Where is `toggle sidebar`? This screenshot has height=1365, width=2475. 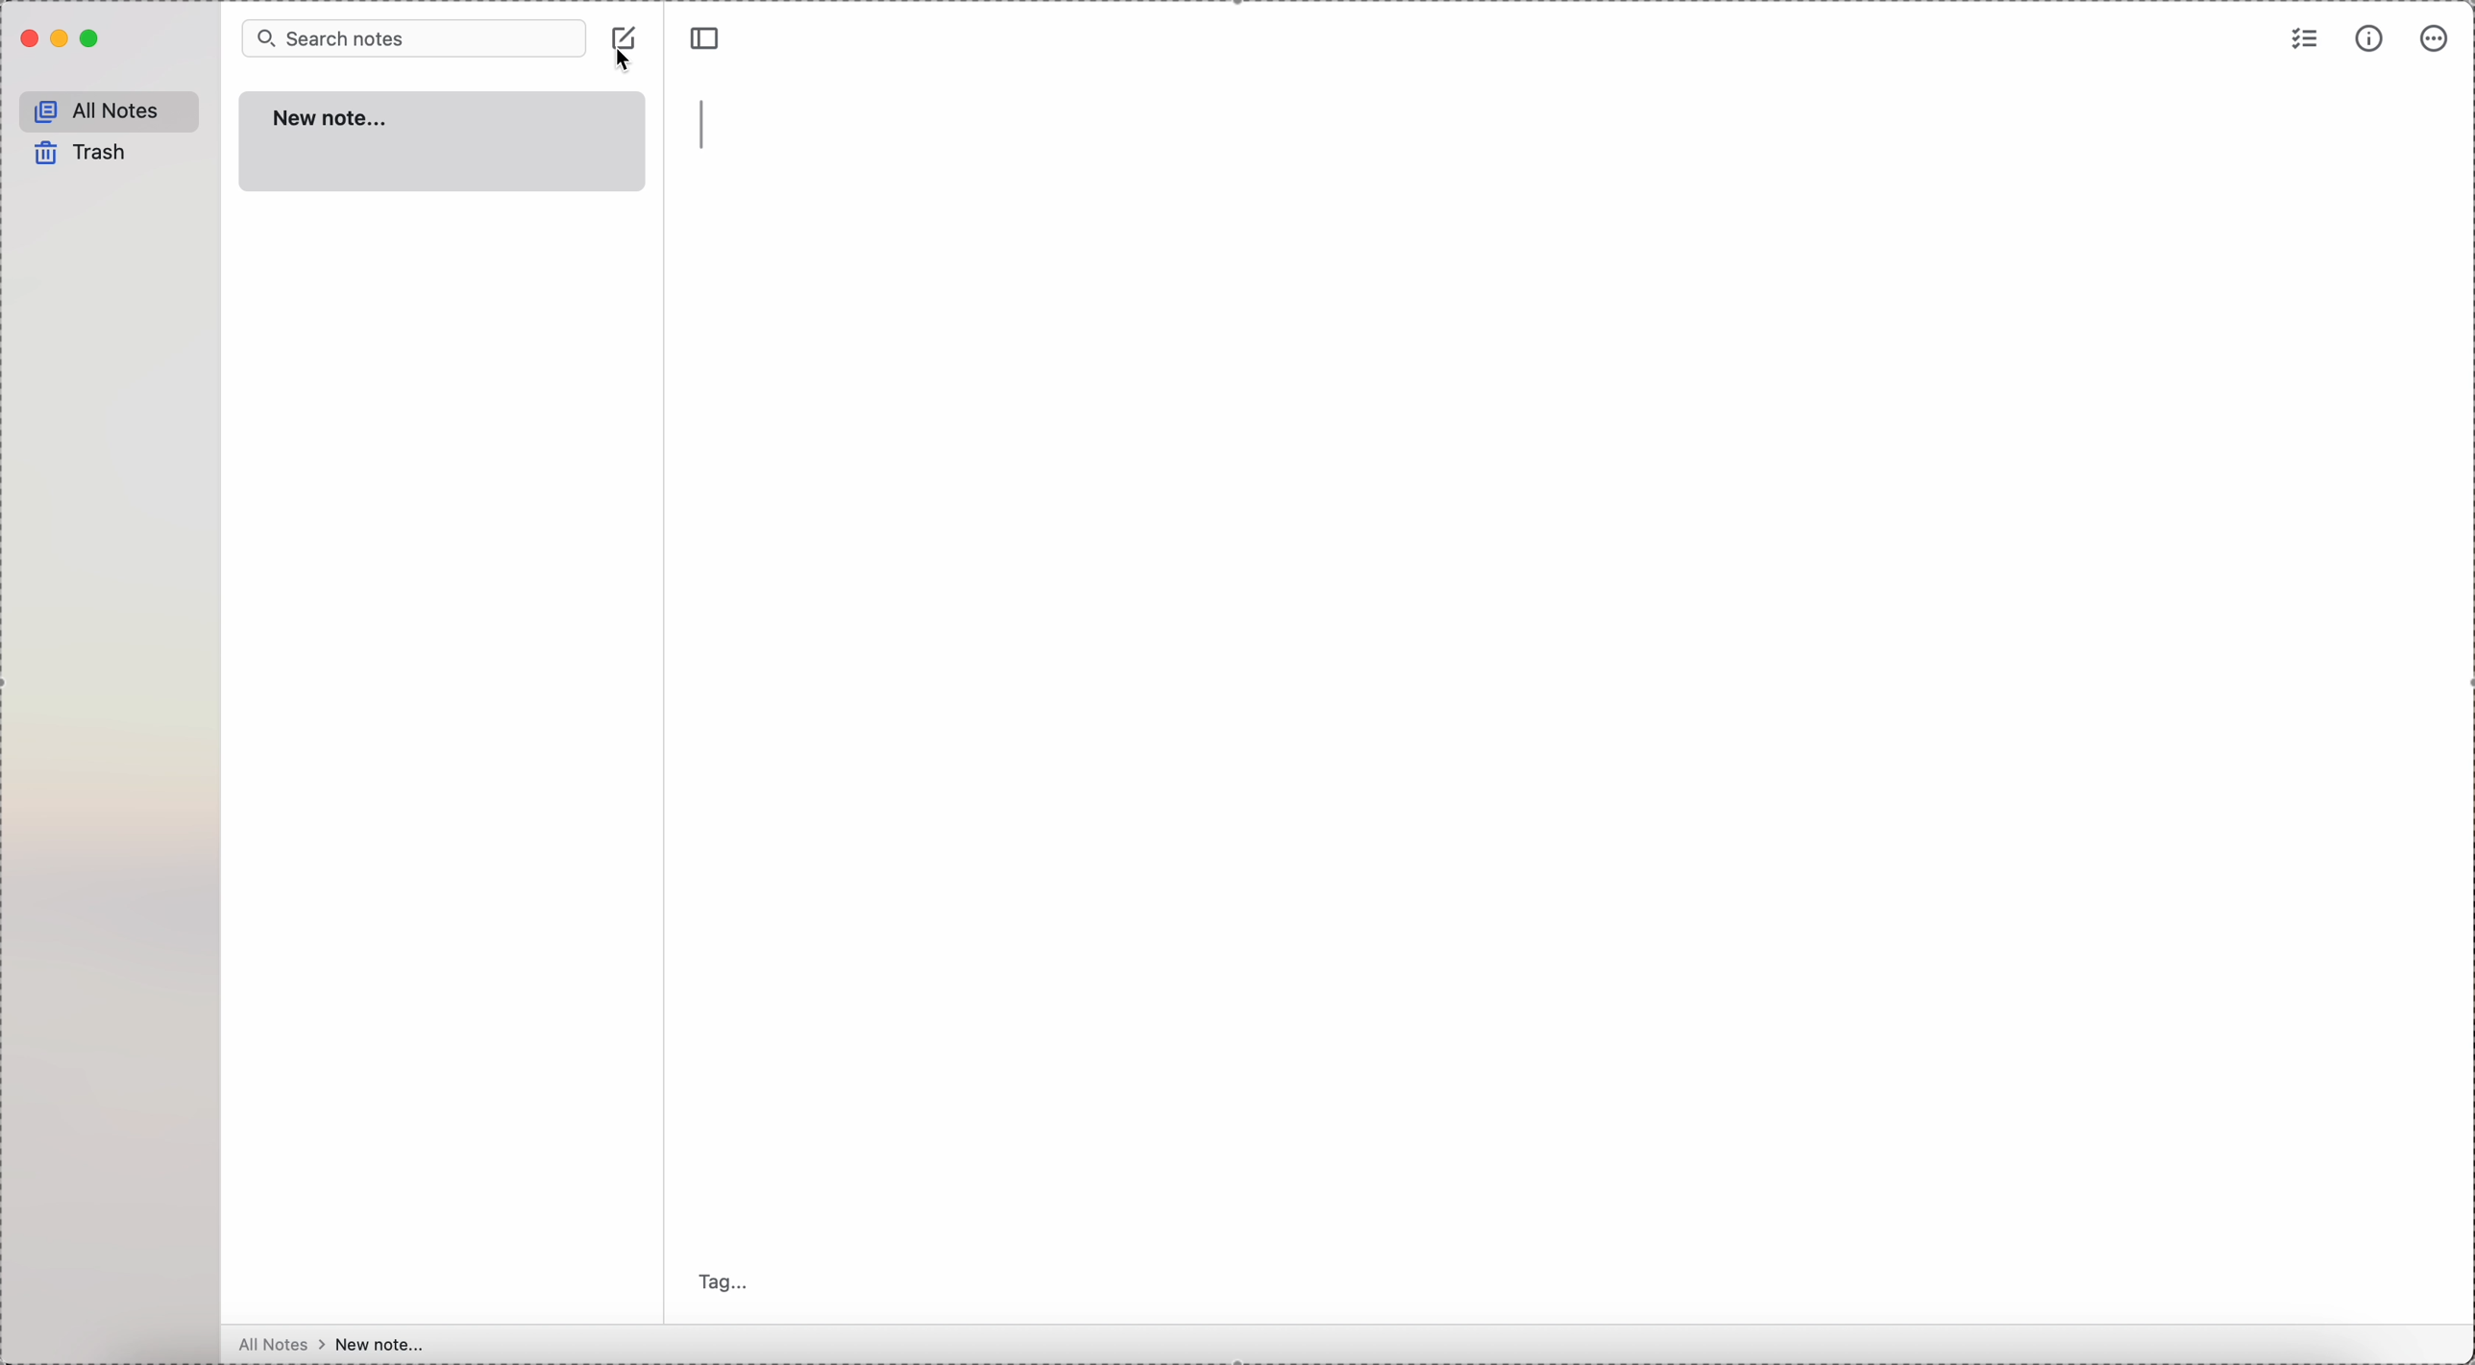
toggle sidebar is located at coordinates (705, 39).